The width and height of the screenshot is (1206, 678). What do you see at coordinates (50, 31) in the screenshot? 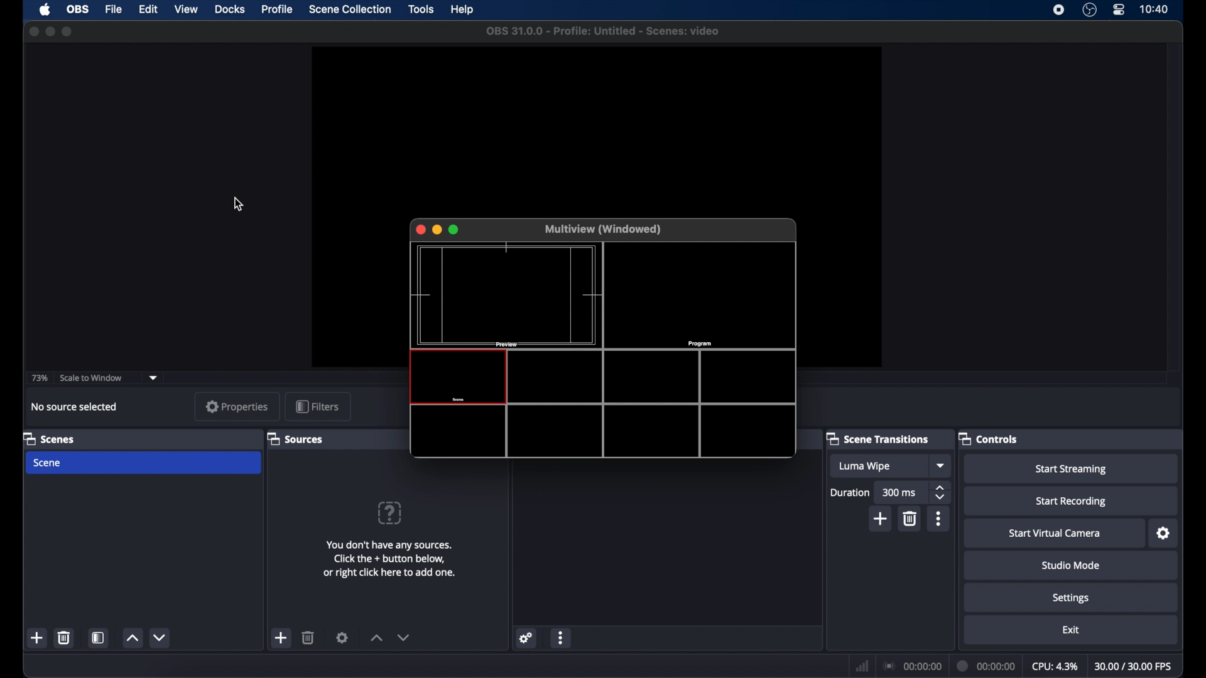
I see `minimize` at bounding box center [50, 31].